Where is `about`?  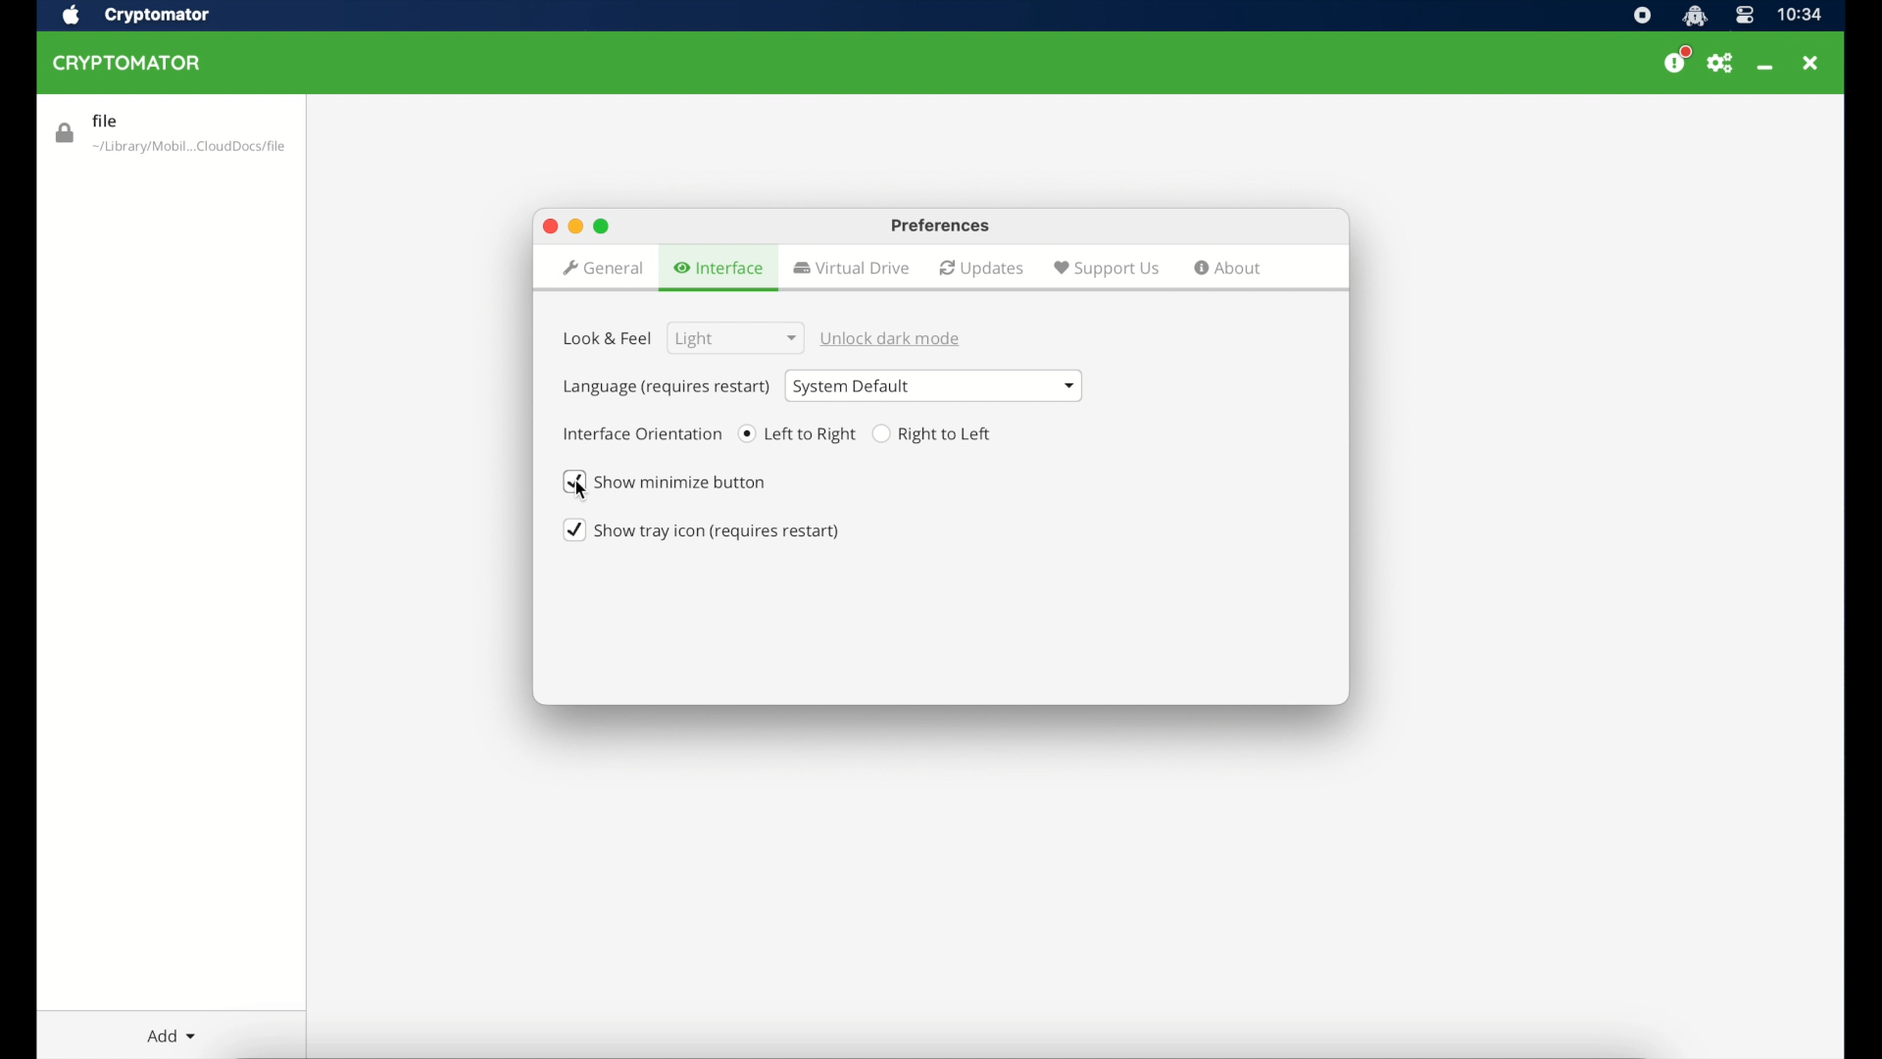 about is located at coordinates (1228, 268).